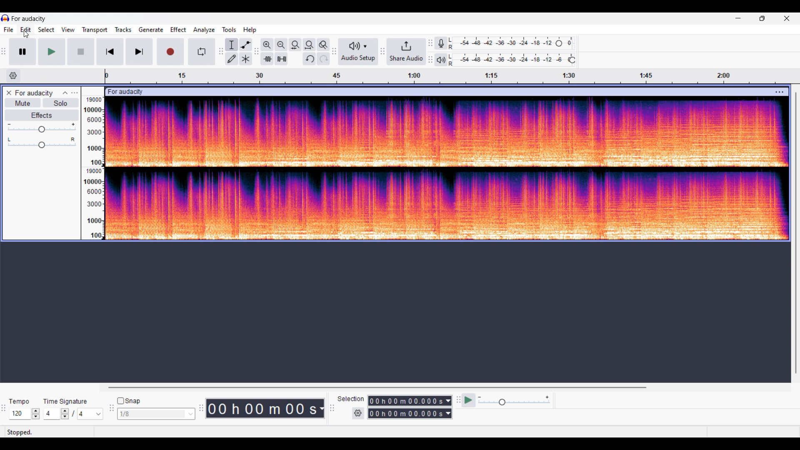 Image resolution: width=800 pixels, height=450 pixels. I want to click on Select menu, so click(46, 30).